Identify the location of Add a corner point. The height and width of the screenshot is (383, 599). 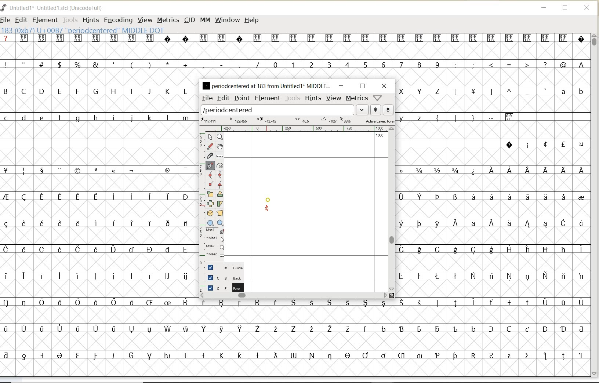
(210, 184).